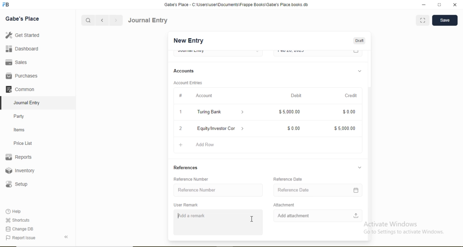 The height and width of the screenshot is (247, 463). What do you see at coordinates (14, 211) in the screenshot?
I see `Help` at bounding box center [14, 211].